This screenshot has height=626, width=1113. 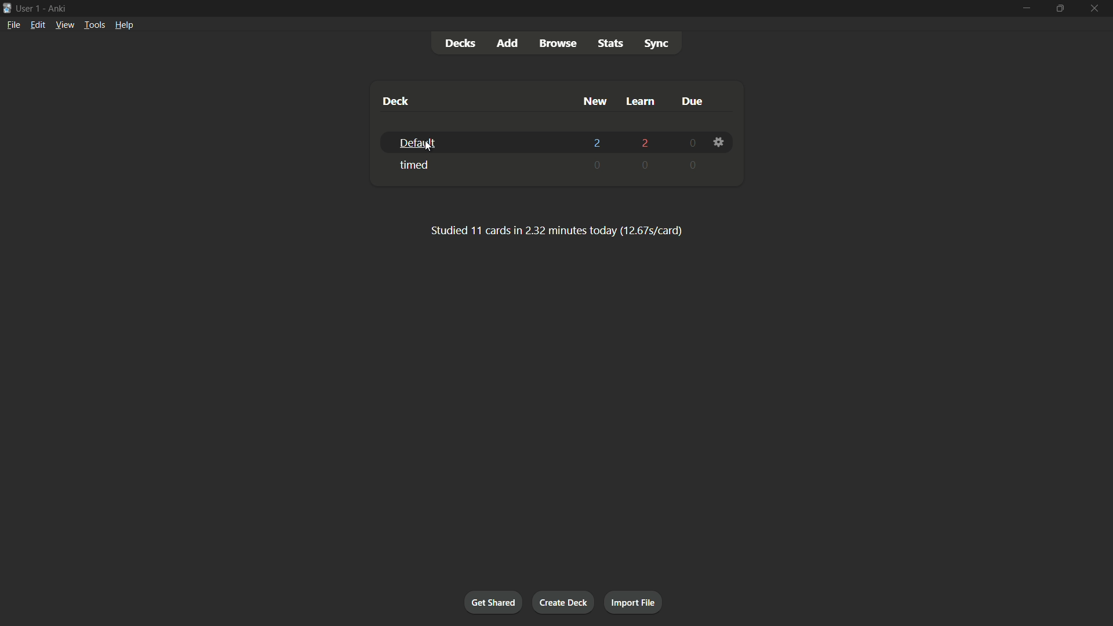 What do you see at coordinates (57, 9) in the screenshot?
I see `app name` at bounding box center [57, 9].